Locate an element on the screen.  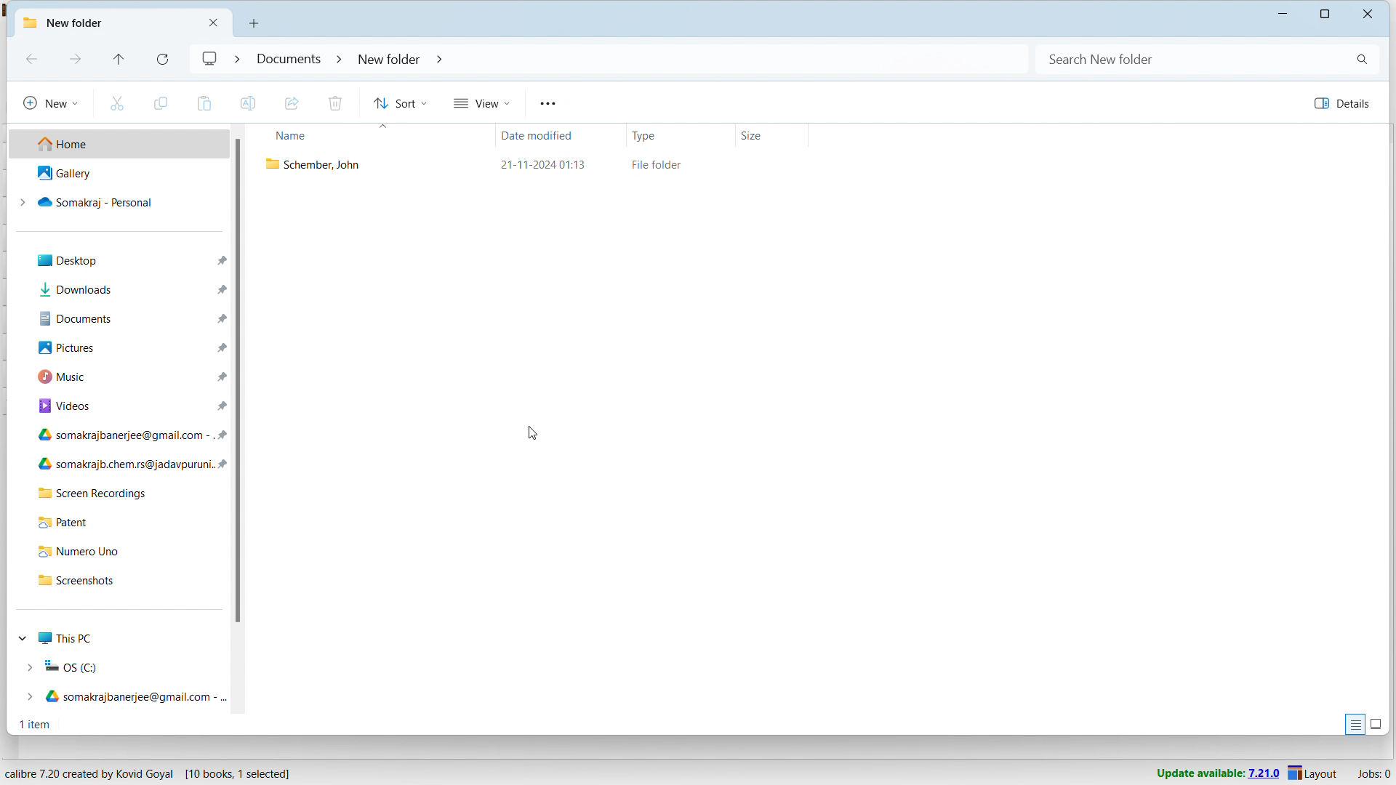
previous folder is located at coordinates (121, 59).